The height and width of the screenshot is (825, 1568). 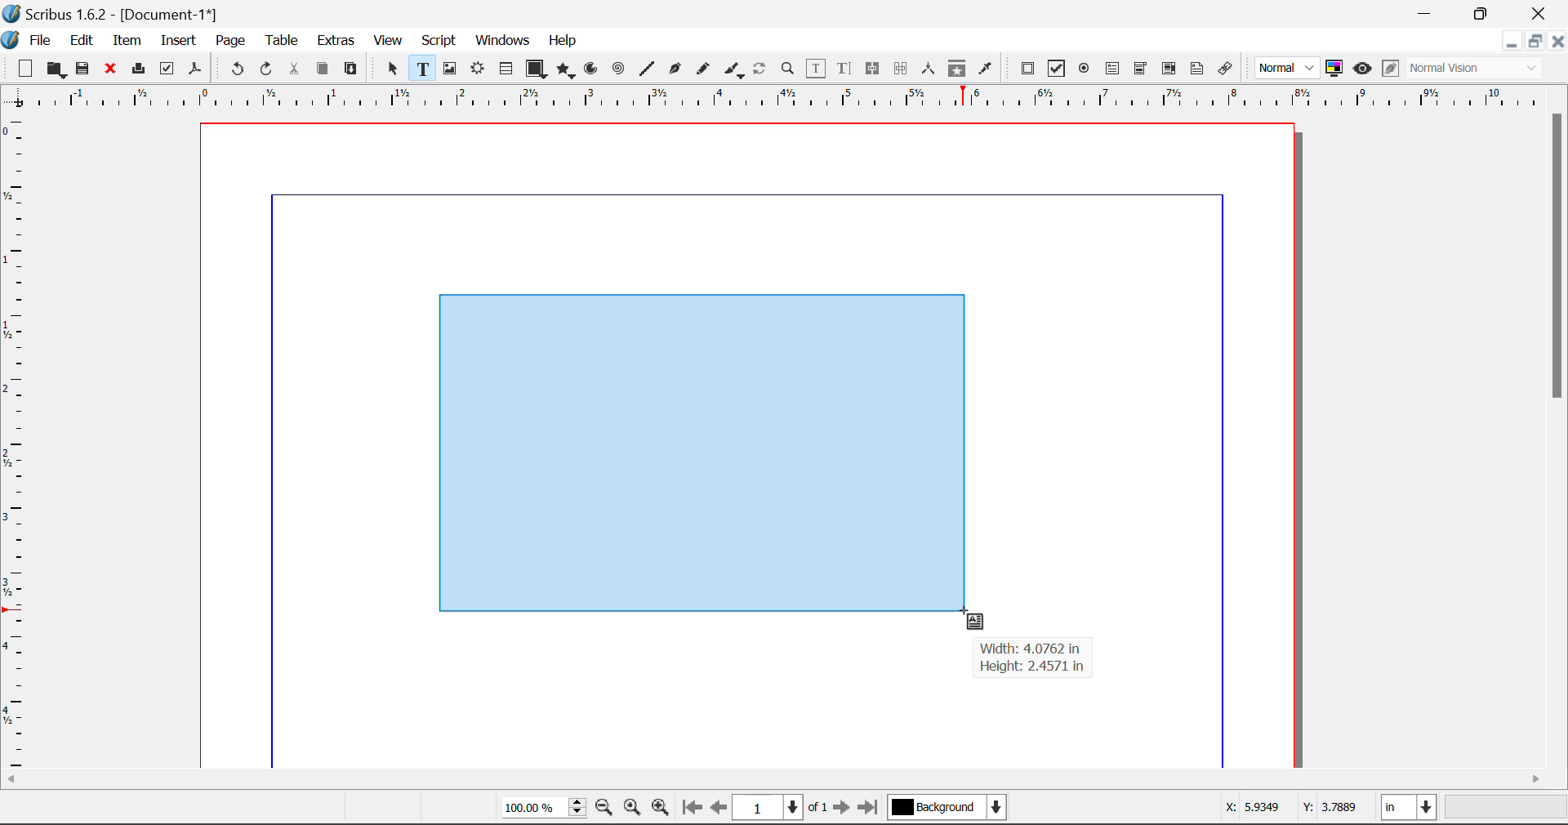 What do you see at coordinates (873, 69) in the screenshot?
I see `Link Frames` at bounding box center [873, 69].